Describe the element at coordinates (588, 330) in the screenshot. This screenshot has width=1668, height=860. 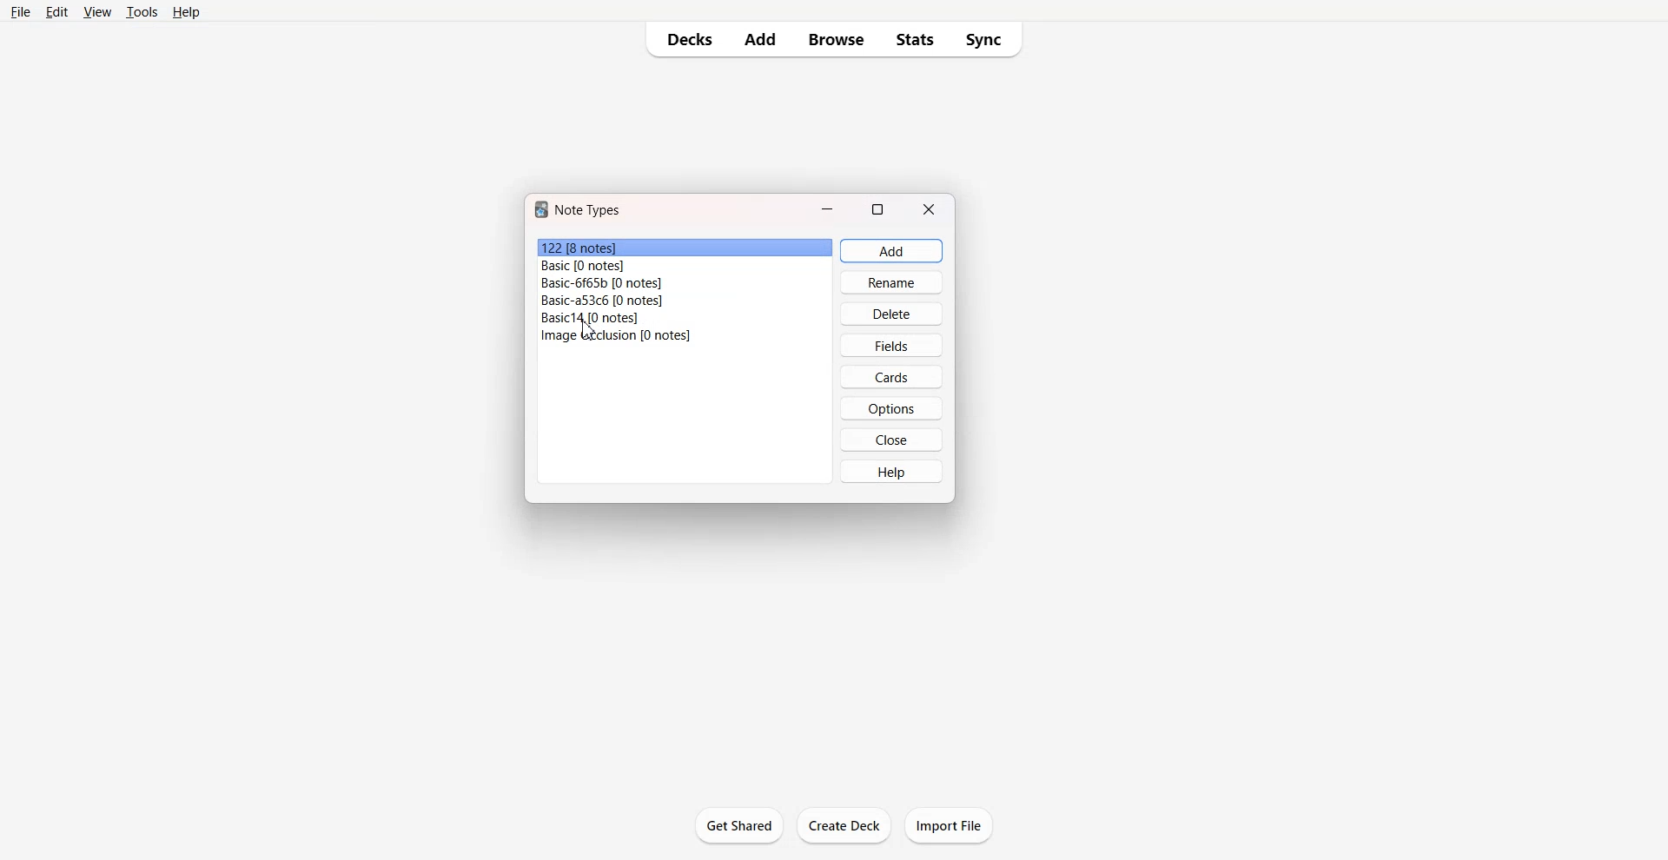
I see `Cursor` at that location.